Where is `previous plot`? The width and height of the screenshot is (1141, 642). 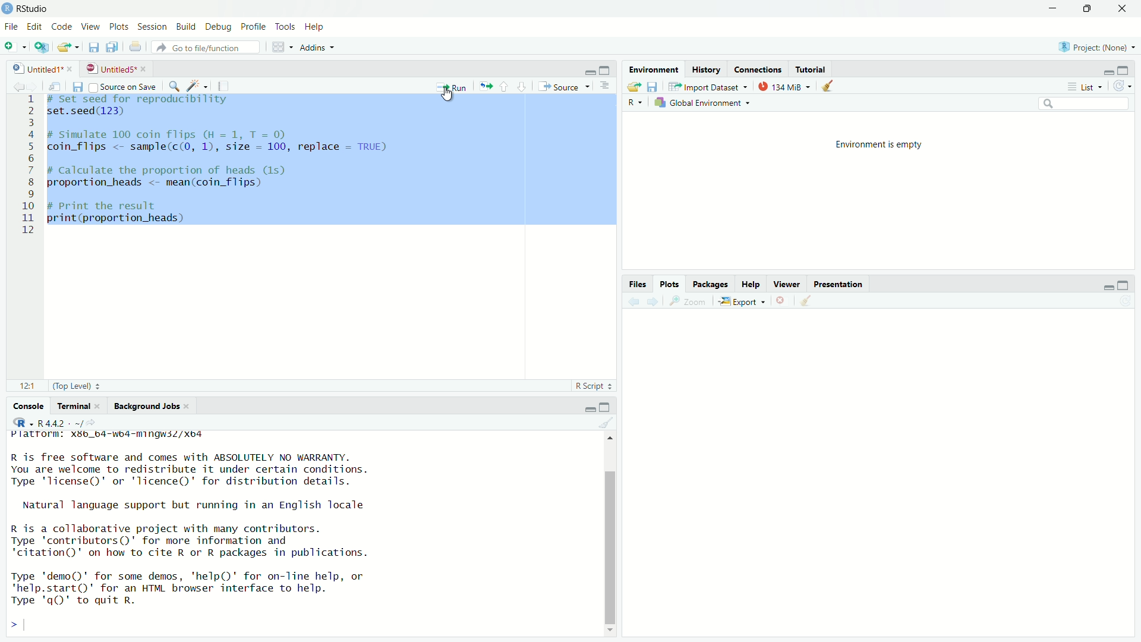
previous plot is located at coordinates (631, 302).